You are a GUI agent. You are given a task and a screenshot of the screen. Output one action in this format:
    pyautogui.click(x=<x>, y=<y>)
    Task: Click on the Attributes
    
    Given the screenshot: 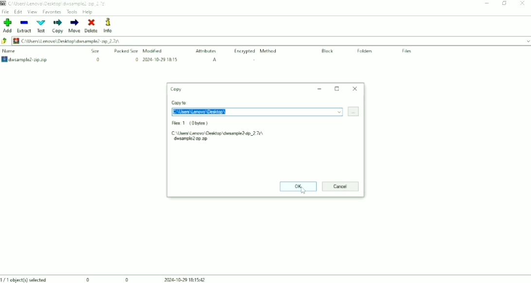 What is the action you would take?
    pyautogui.click(x=207, y=52)
    